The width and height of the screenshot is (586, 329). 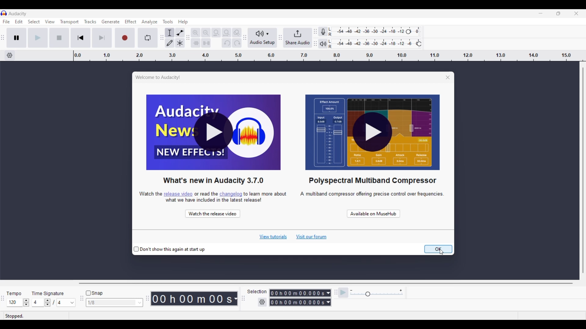 I want to click on Minimum playback speed, so click(x=351, y=291).